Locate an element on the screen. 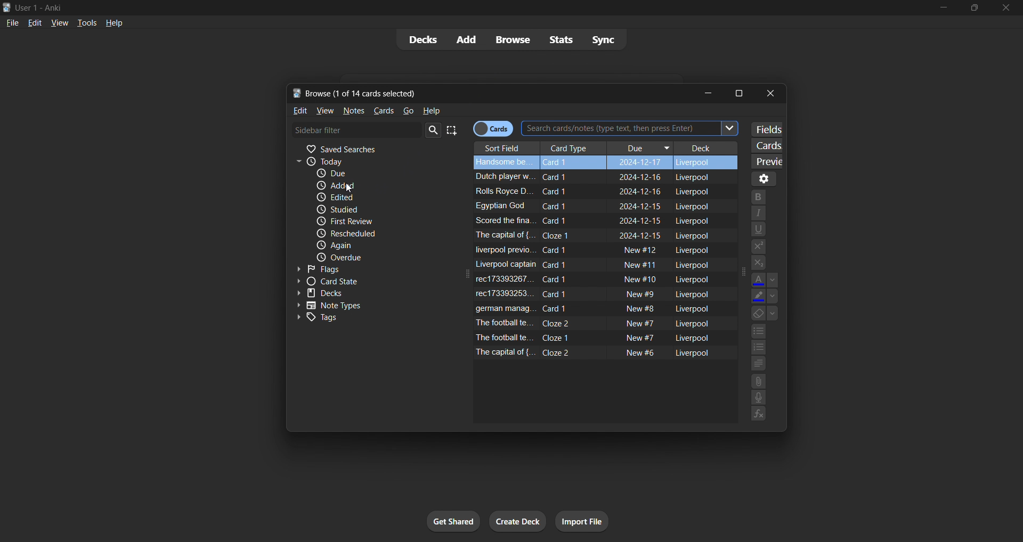  search cards is located at coordinates (634, 128).